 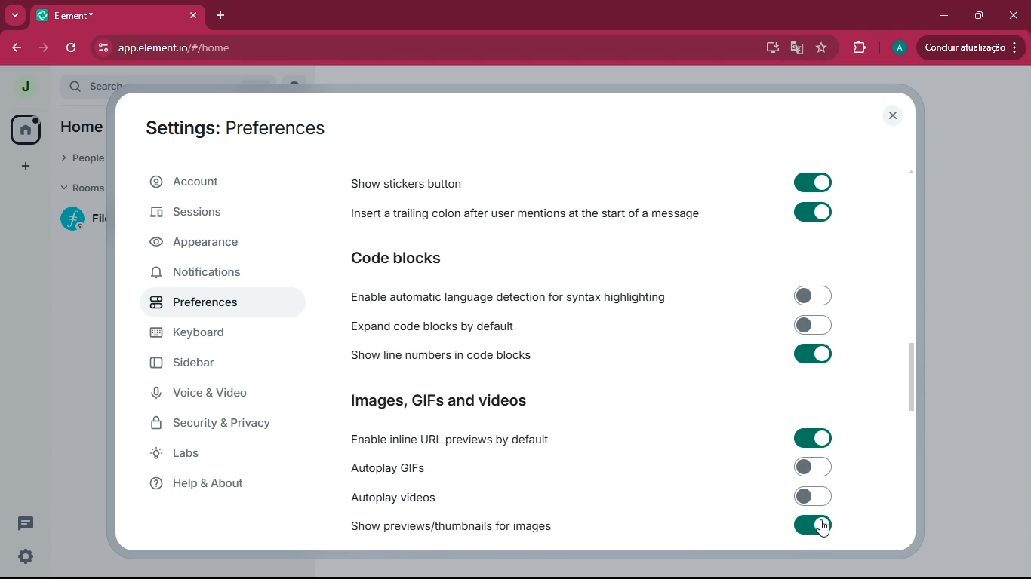 I want to click on desktop, so click(x=768, y=49).